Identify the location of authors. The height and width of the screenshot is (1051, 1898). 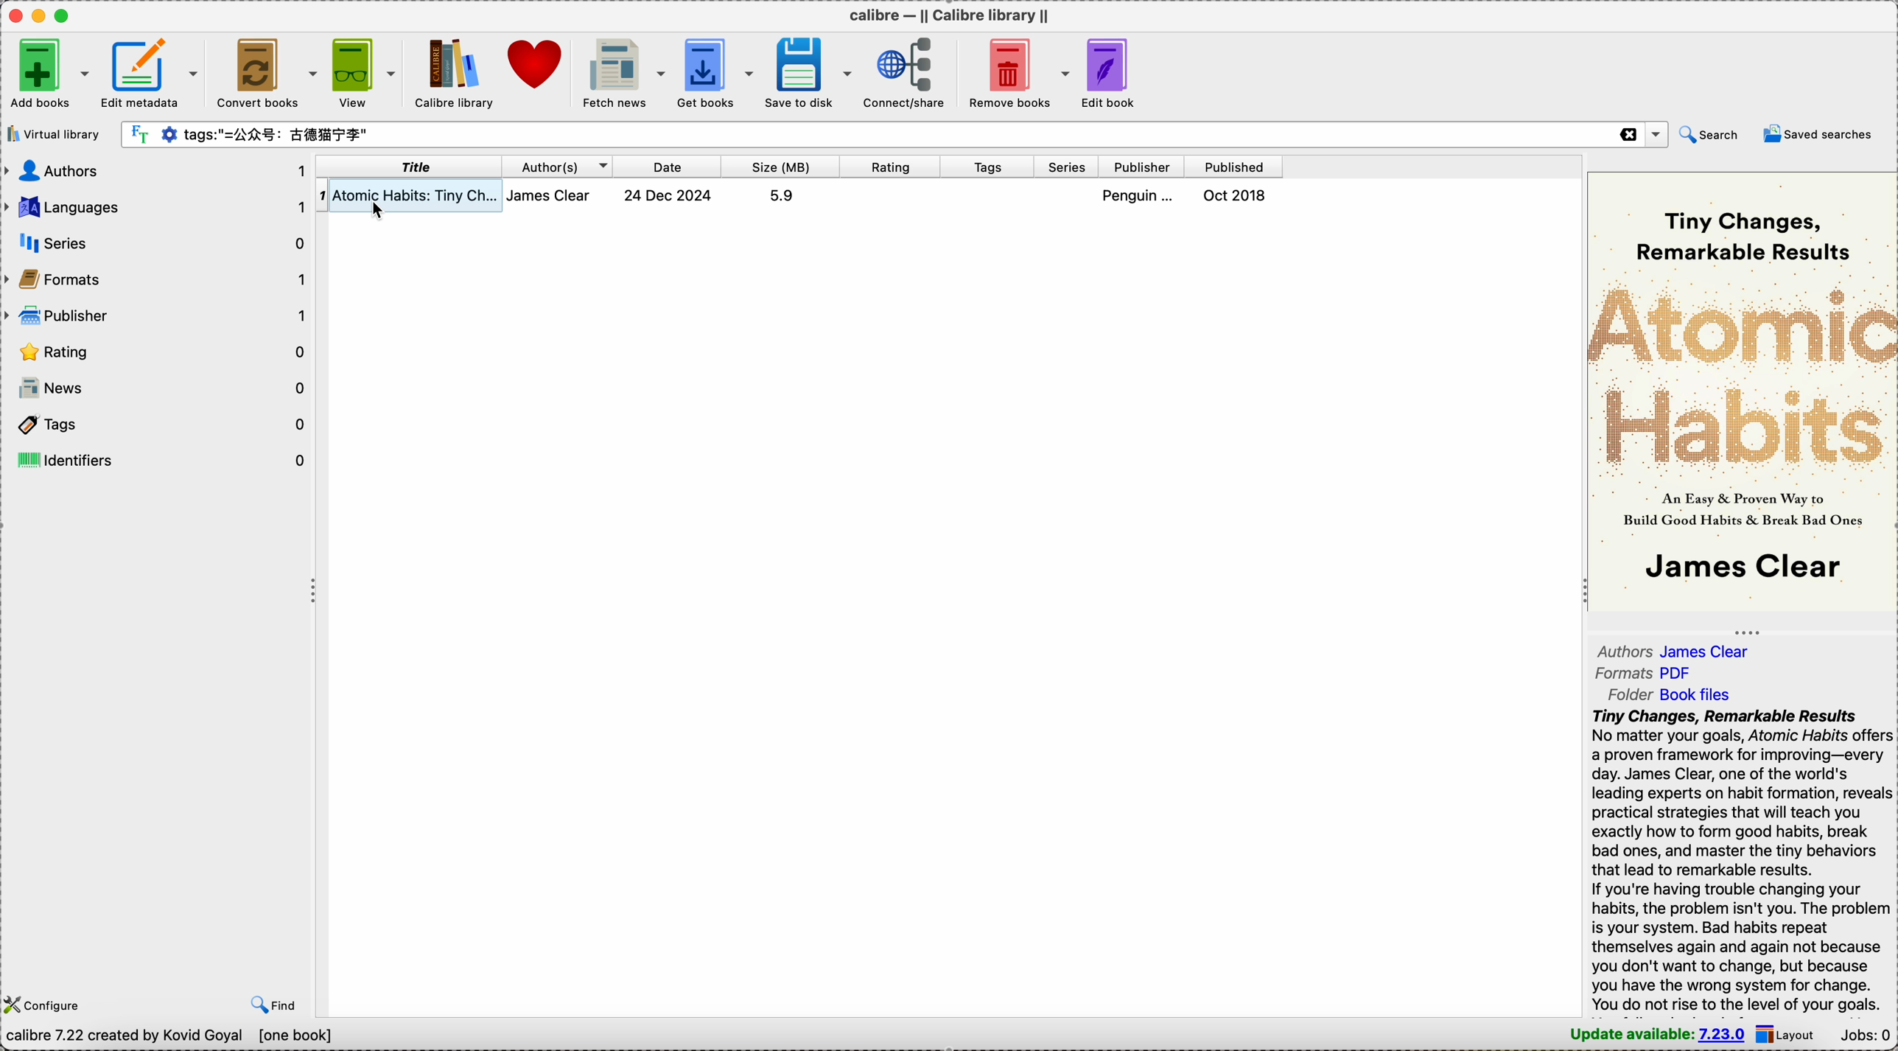
(1678, 651).